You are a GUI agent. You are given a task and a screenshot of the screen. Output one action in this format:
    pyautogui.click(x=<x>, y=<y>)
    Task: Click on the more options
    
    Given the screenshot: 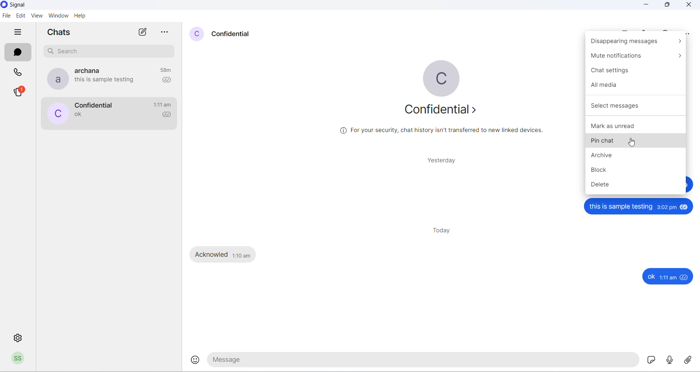 What is the action you would take?
    pyautogui.click(x=688, y=32)
    